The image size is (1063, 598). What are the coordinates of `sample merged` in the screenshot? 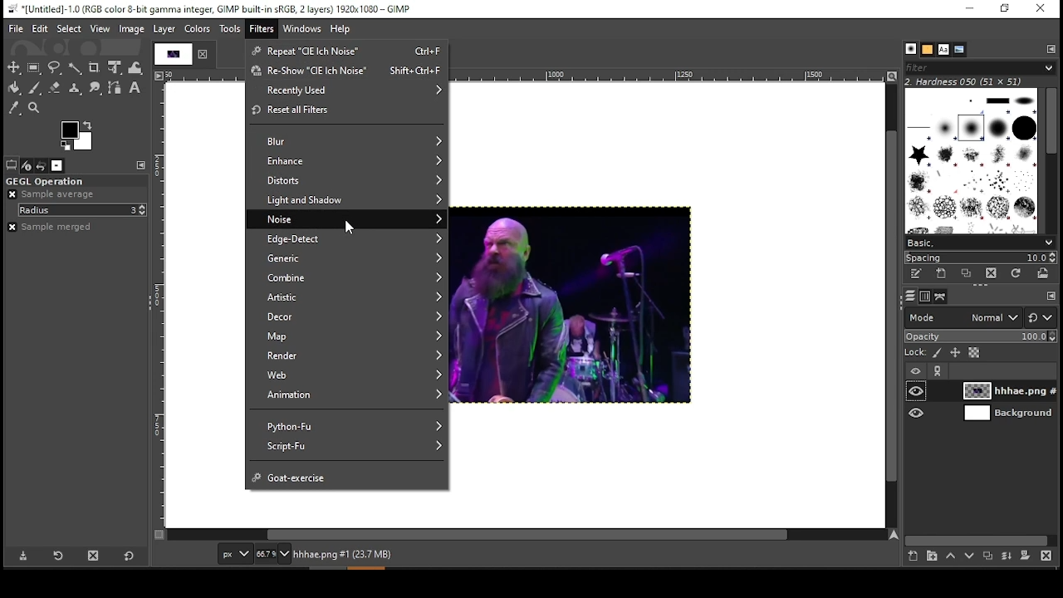 It's located at (54, 227).